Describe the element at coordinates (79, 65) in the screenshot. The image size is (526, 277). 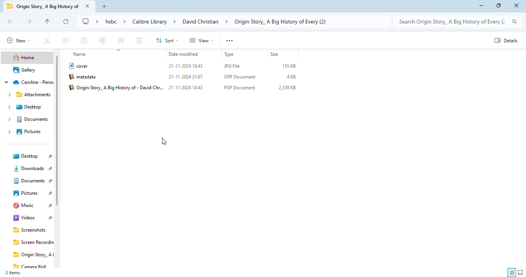
I see `cover` at that location.